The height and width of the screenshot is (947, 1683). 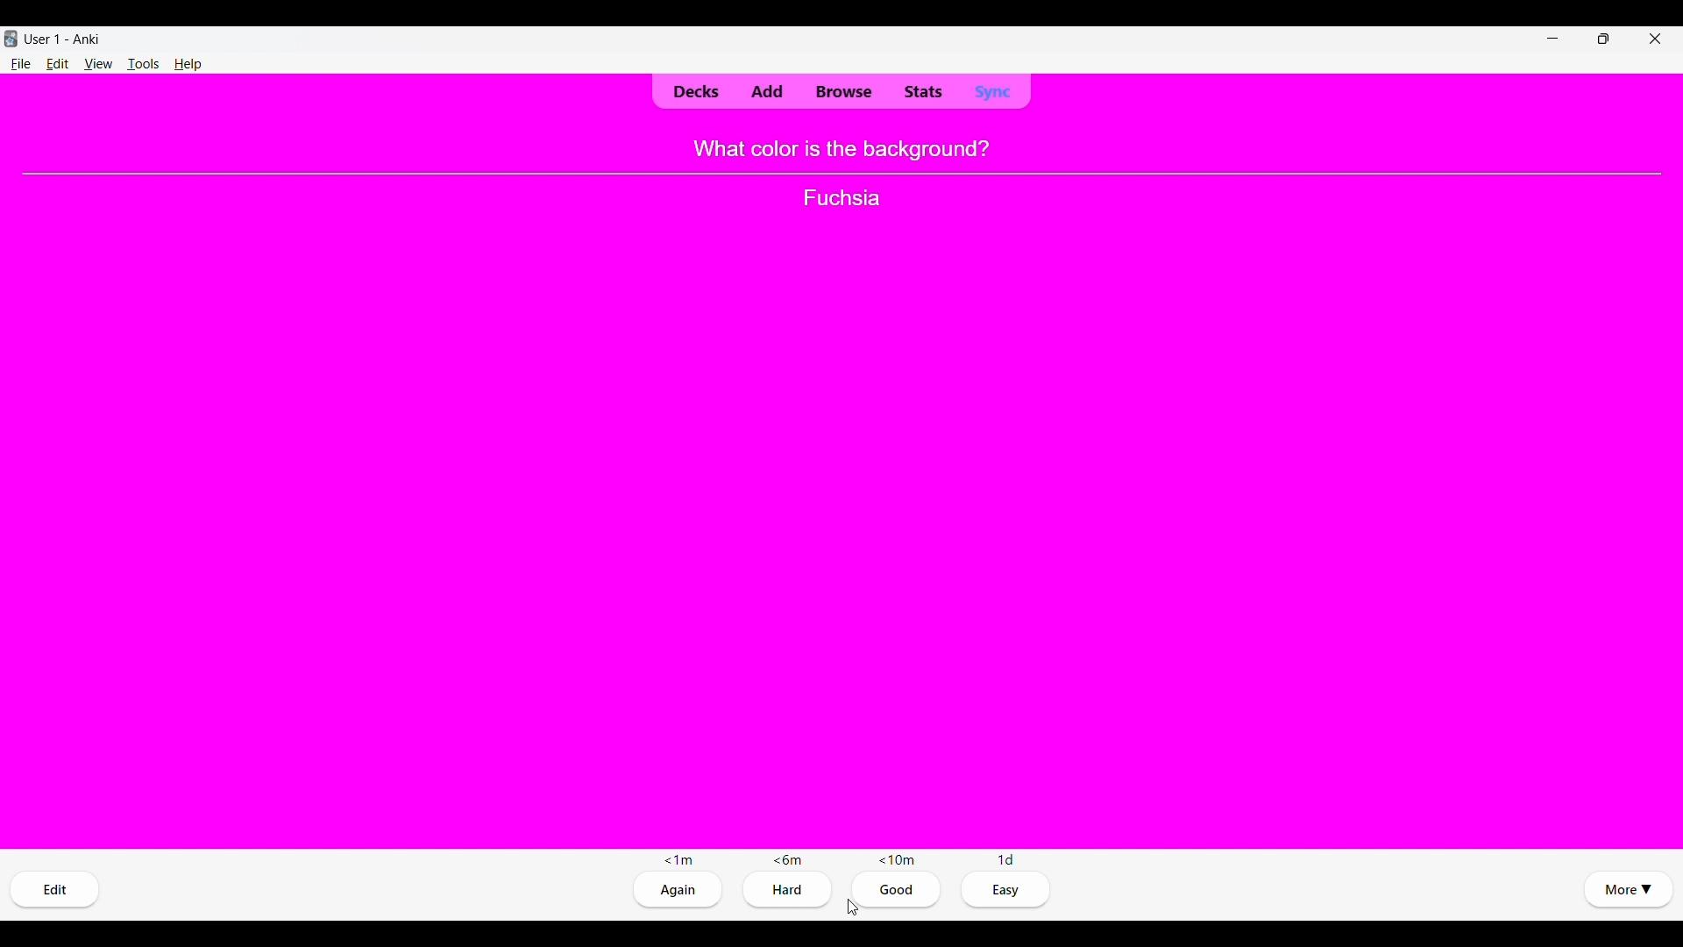 What do you see at coordinates (99, 64) in the screenshot?
I see `View menu` at bounding box center [99, 64].